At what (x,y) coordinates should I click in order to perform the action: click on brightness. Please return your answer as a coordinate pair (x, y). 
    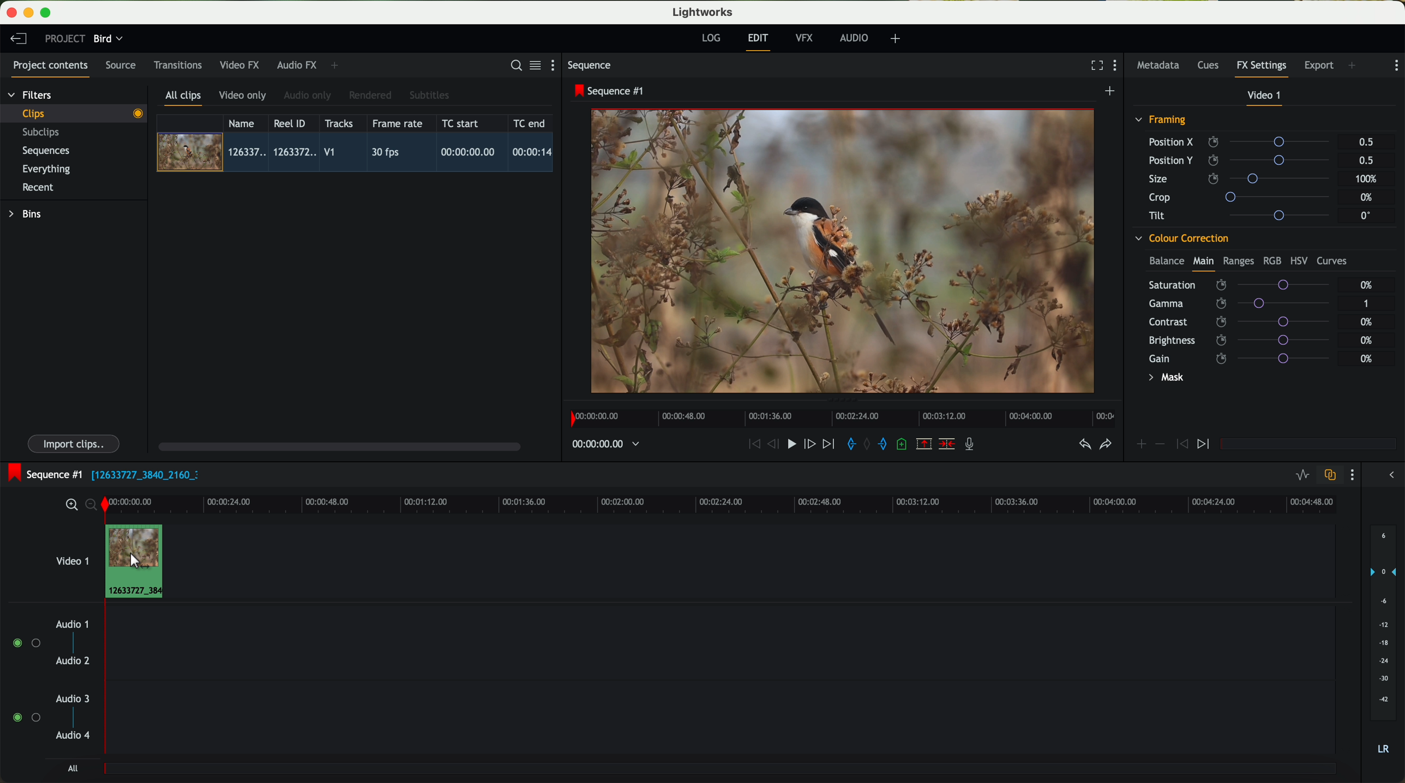
    Looking at the image, I should click on (1246, 340).